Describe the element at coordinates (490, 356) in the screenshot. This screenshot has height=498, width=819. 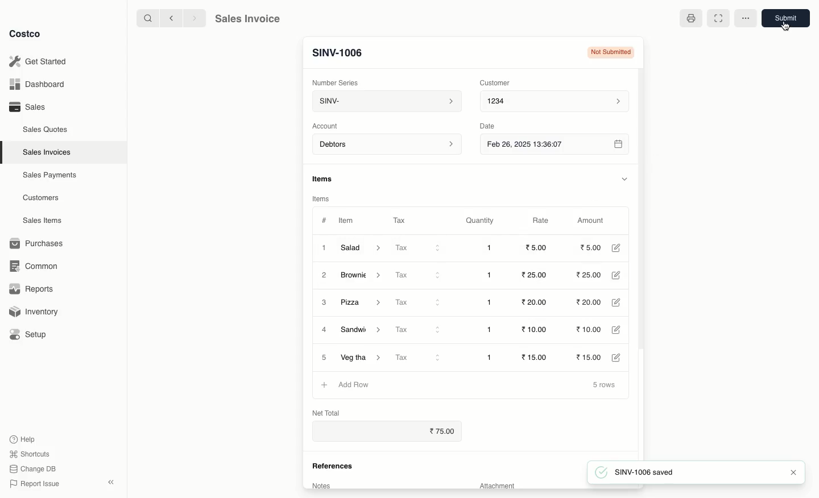
I see `1` at that location.